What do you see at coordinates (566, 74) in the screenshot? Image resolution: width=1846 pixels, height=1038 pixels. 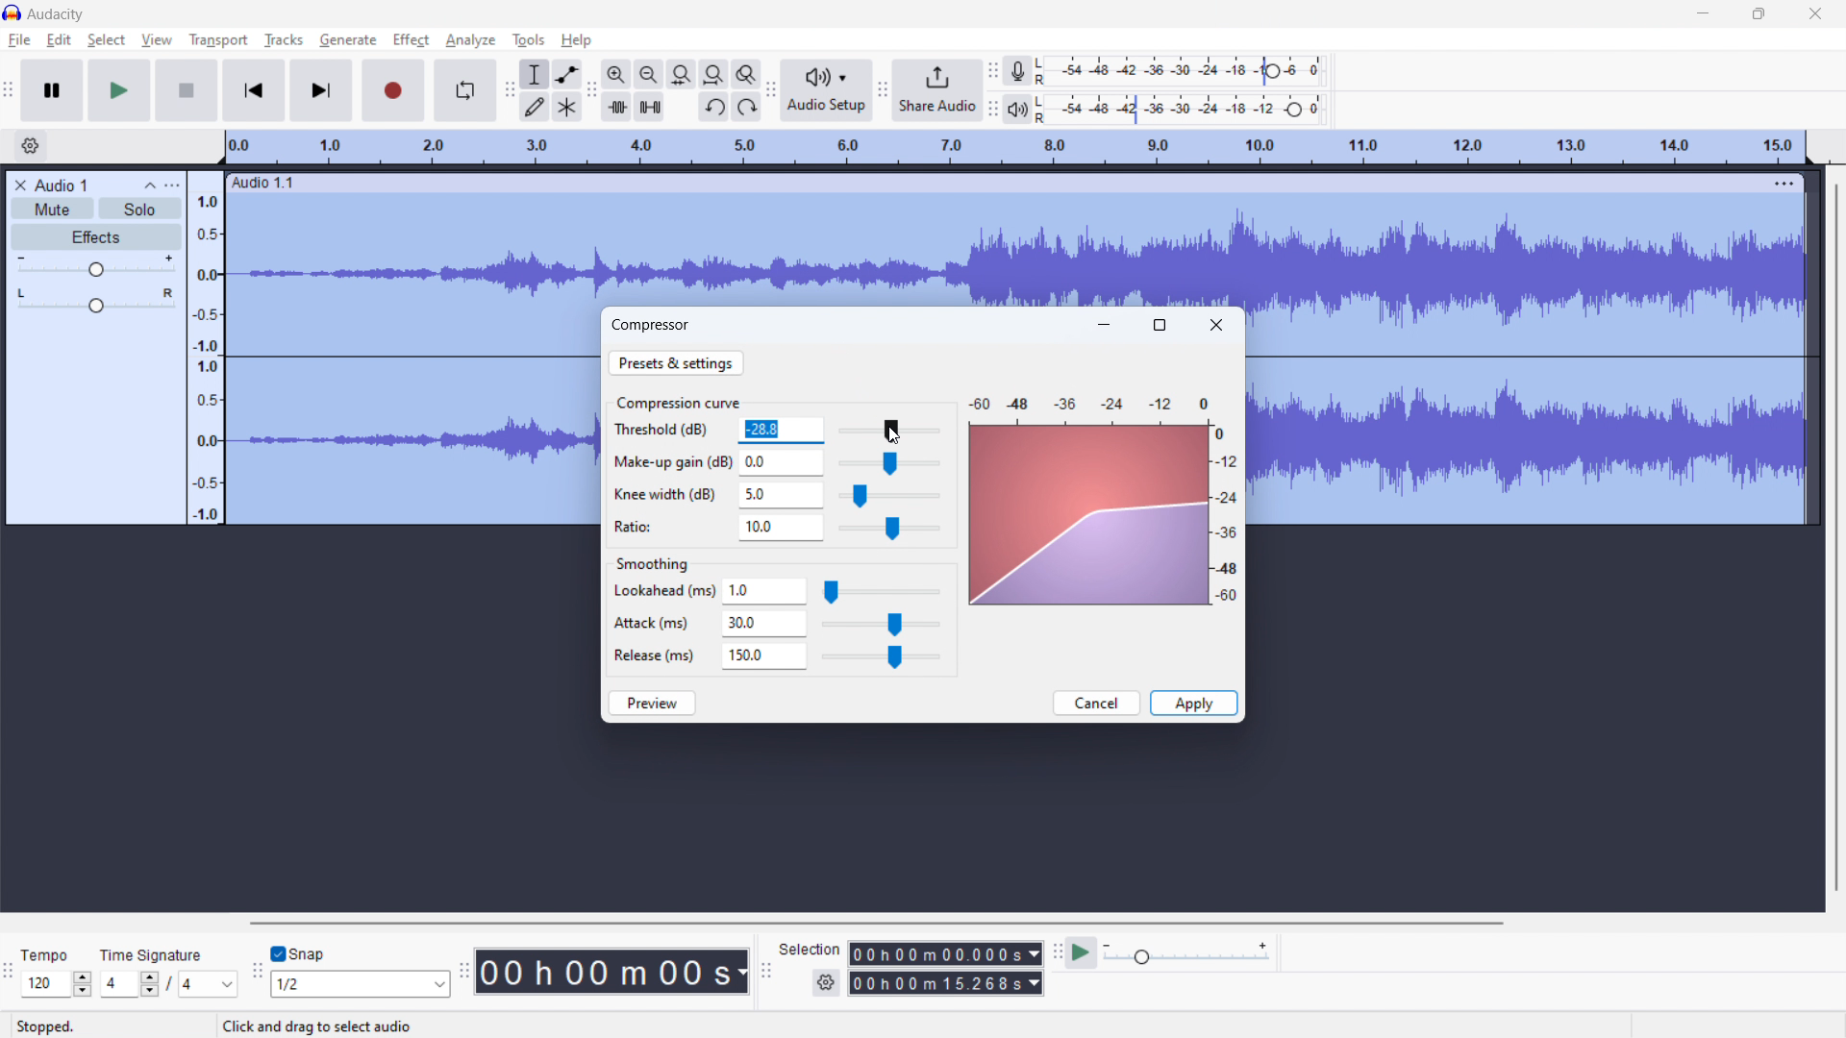 I see `envelop tool` at bounding box center [566, 74].